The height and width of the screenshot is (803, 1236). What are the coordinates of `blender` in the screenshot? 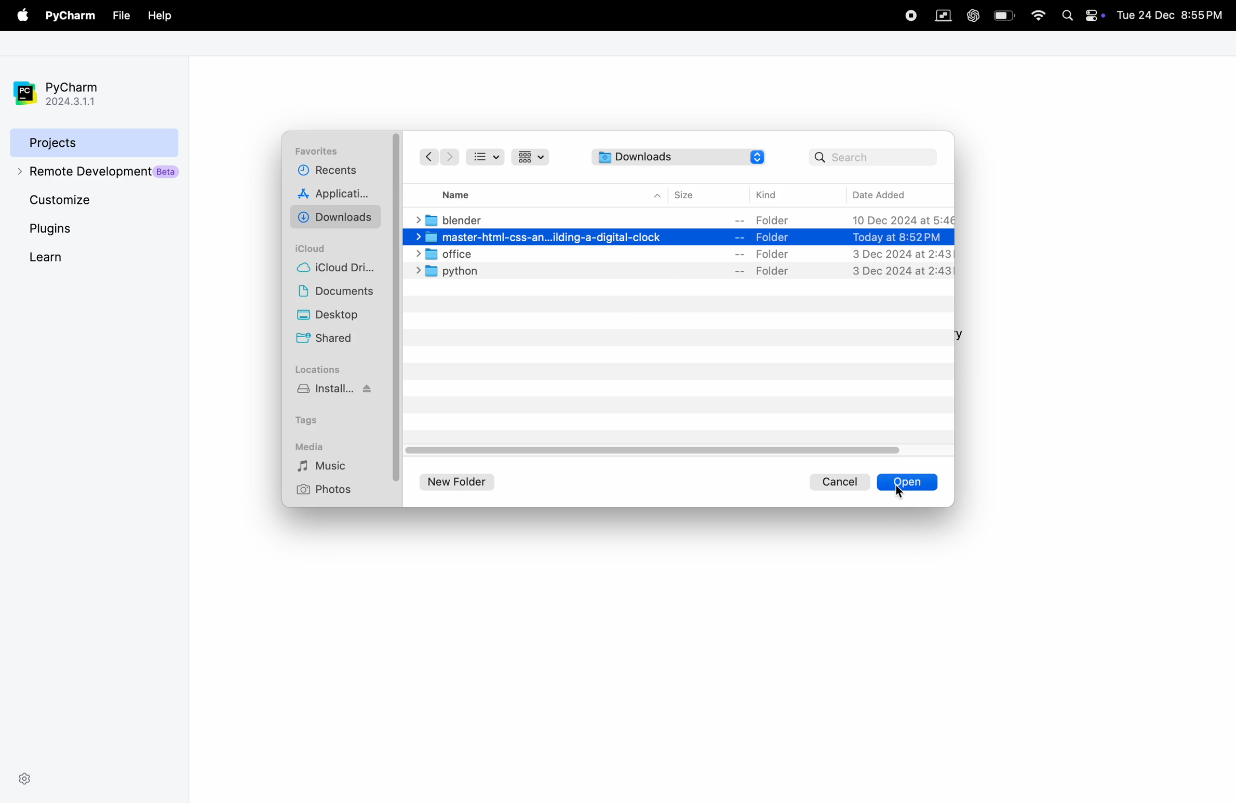 It's located at (684, 219).